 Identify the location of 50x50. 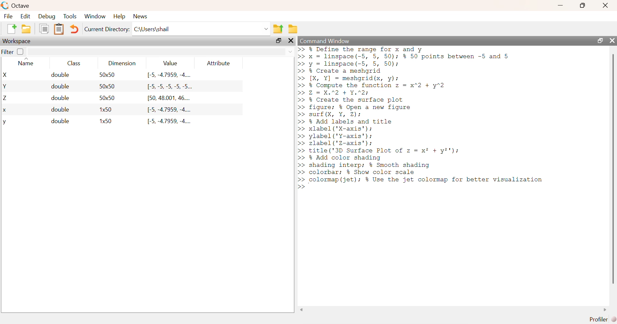
(108, 98).